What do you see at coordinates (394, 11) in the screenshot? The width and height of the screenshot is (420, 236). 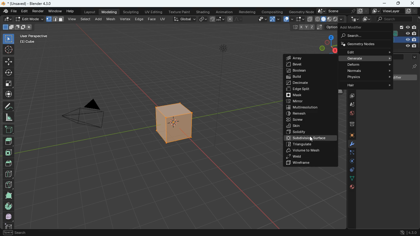 I see `viewlayer` at bounding box center [394, 11].